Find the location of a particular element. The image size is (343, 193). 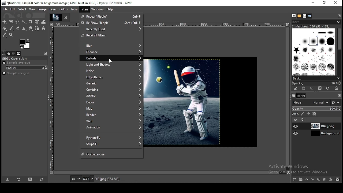

add a mask that allows non-destructive editing of transperancy is located at coordinates (331, 179).